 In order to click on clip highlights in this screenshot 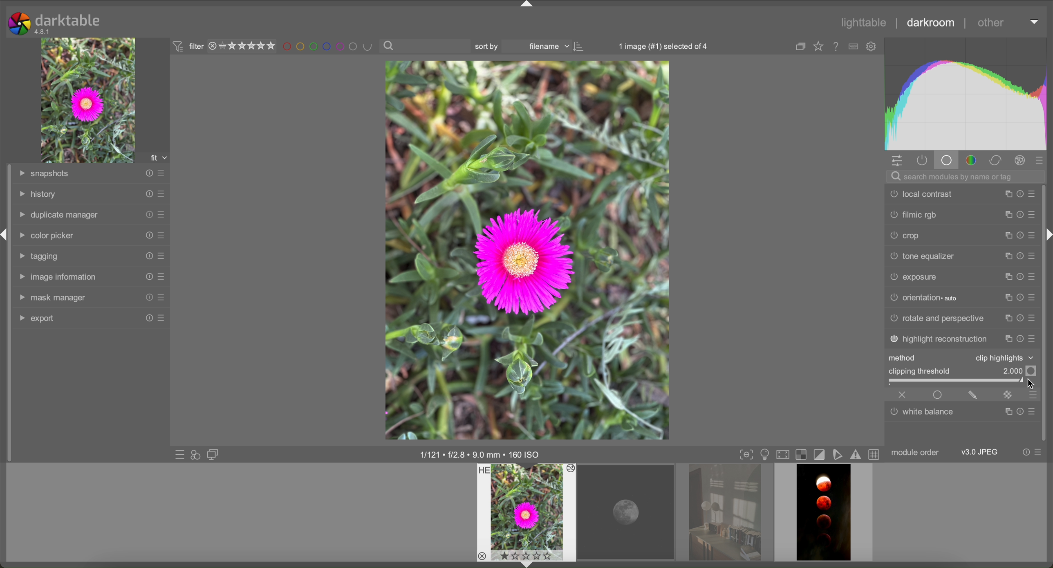, I will do `click(1003, 357)`.